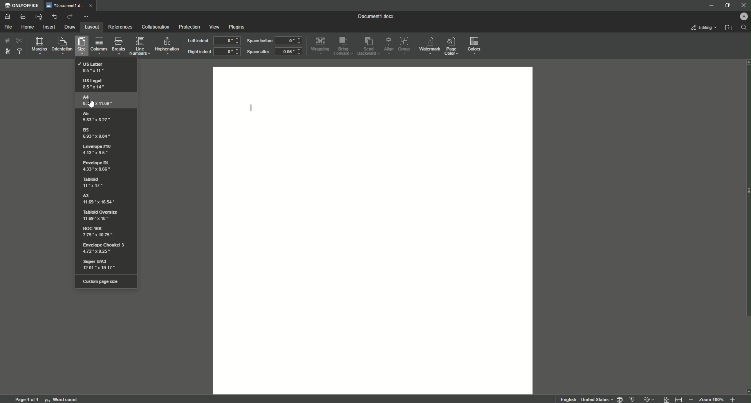  What do you see at coordinates (96, 67) in the screenshot?
I see `US Letter` at bounding box center [96, 67].